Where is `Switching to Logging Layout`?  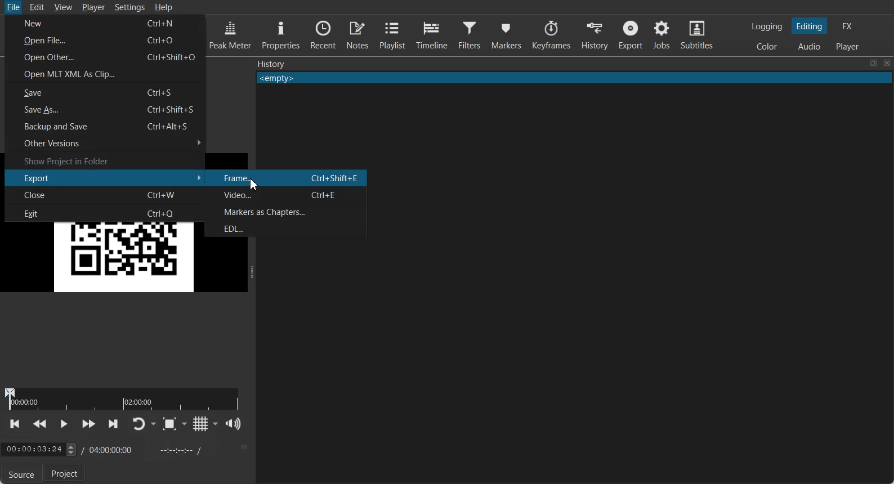
Switching to Logging Layout is located at coordinates (766, 26).